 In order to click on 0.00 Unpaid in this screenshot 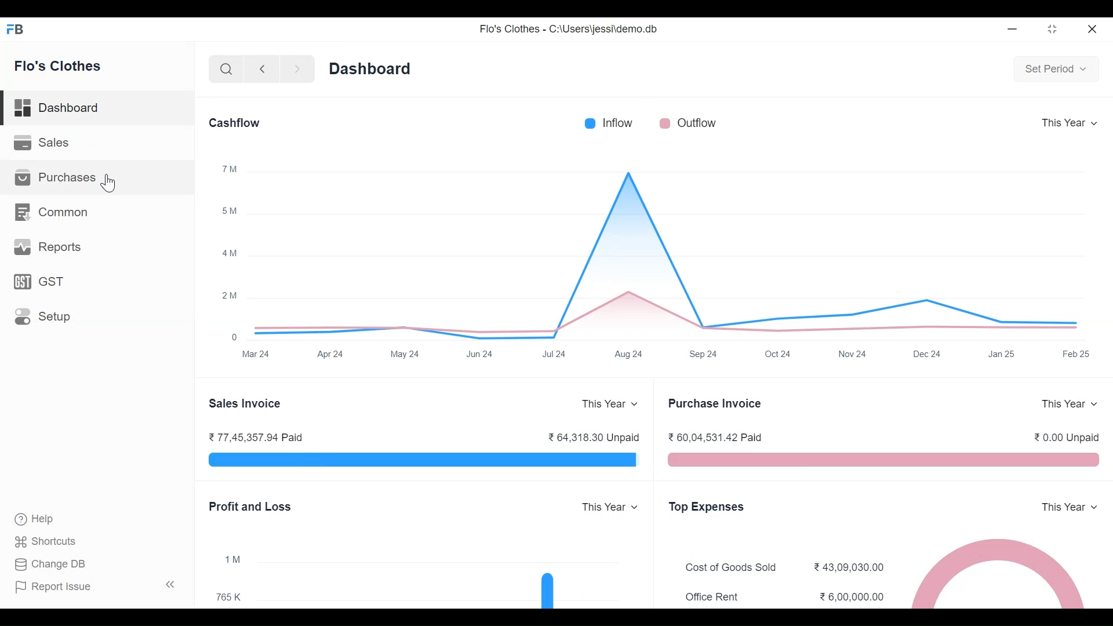, I will do `click(1068, 437)`.